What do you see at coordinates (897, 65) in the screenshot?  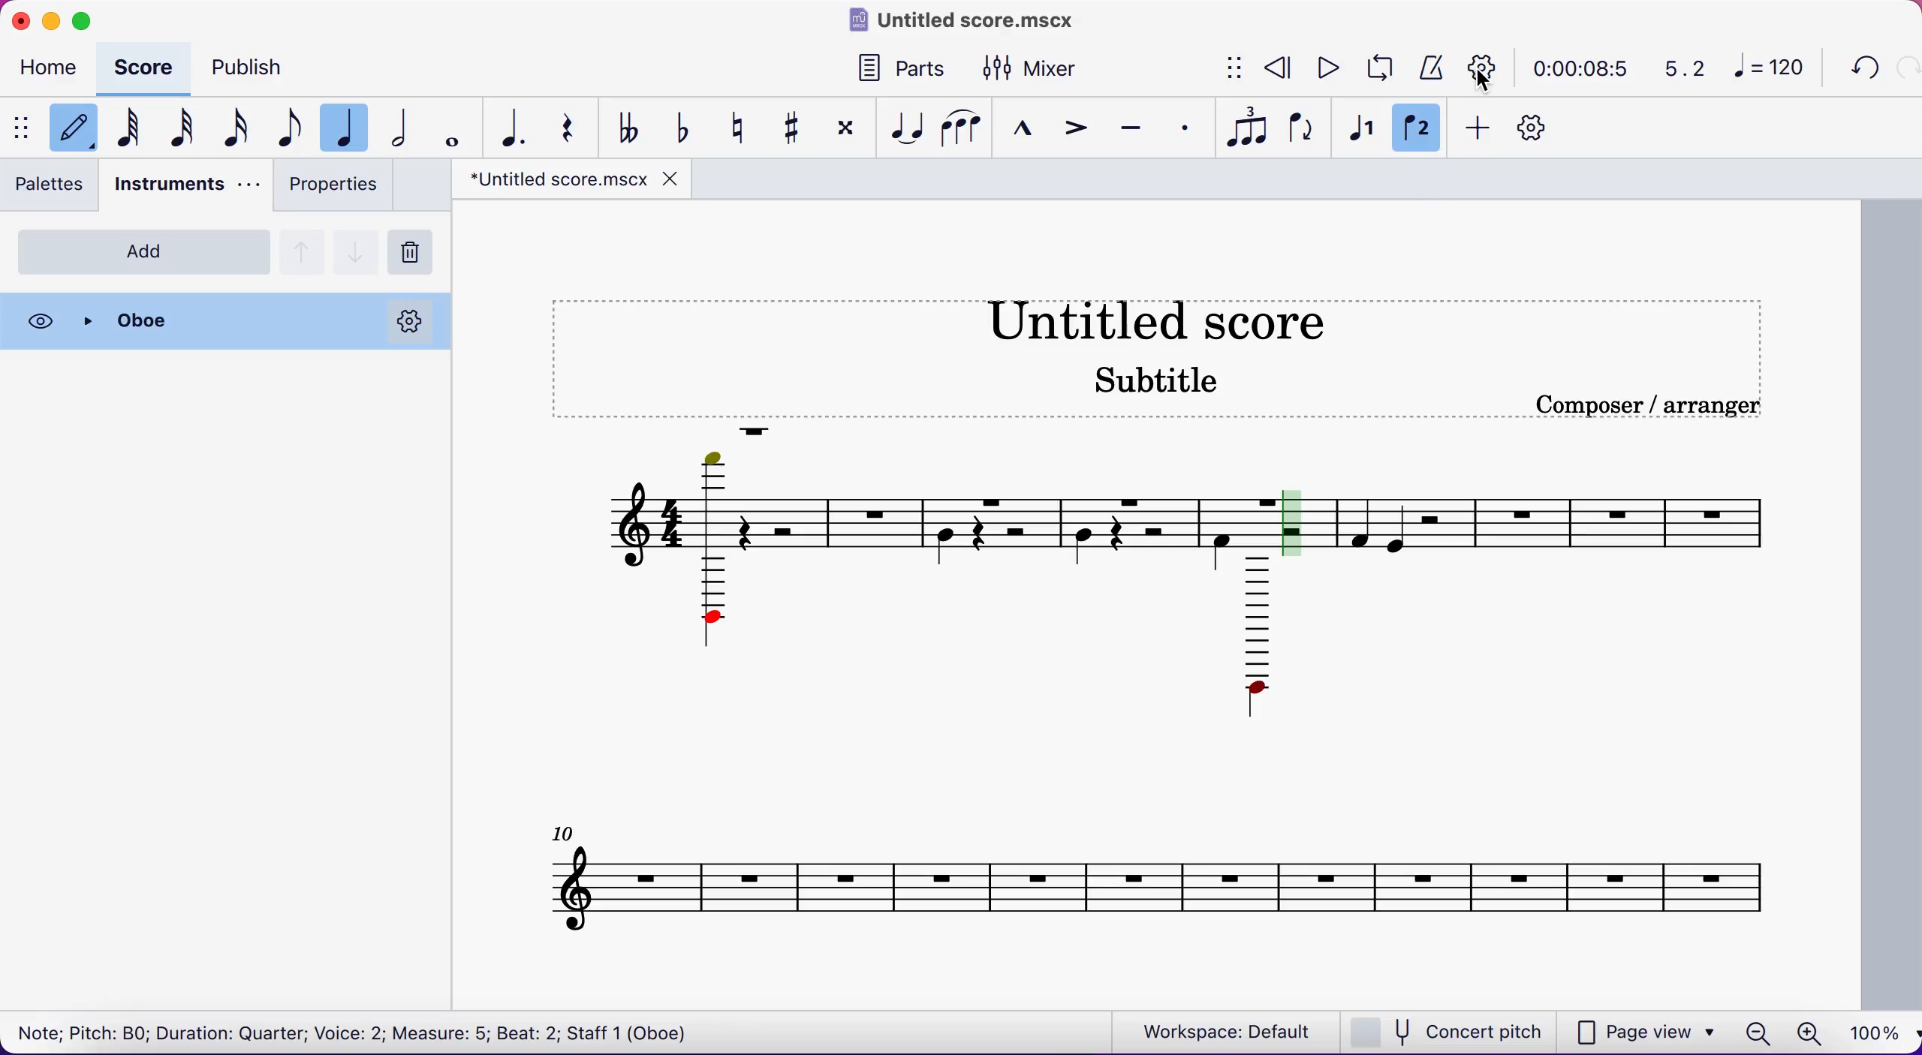 I see `parts` at bounding box center [897, 65].